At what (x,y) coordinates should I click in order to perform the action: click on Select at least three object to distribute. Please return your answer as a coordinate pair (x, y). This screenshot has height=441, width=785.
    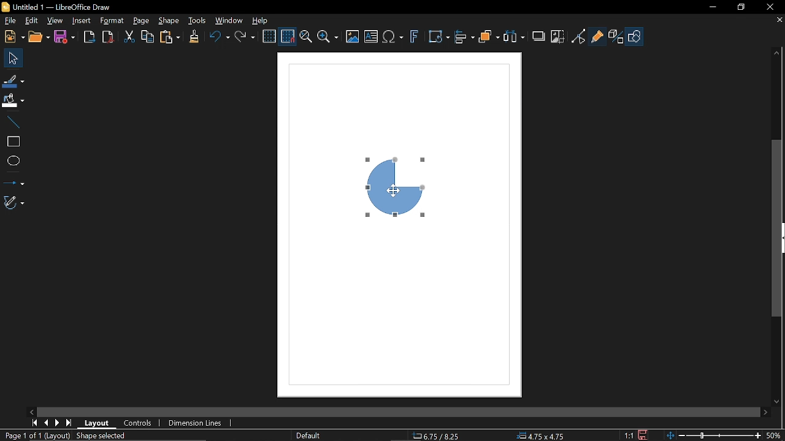
    Looking at the image, I should click on (514, 37).